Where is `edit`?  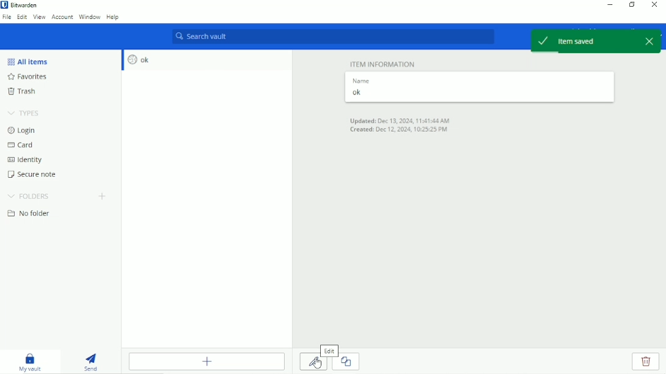
edit is located at coordinates (329, 351).